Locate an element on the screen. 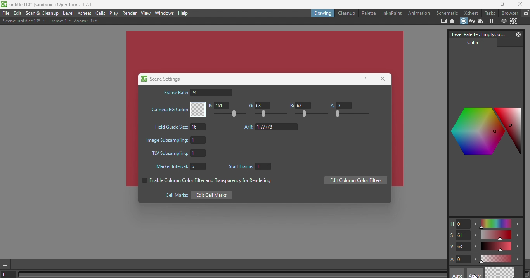 The width and height of the screenshot is (530, 278). Freeze is located at coordinates (492, 21).